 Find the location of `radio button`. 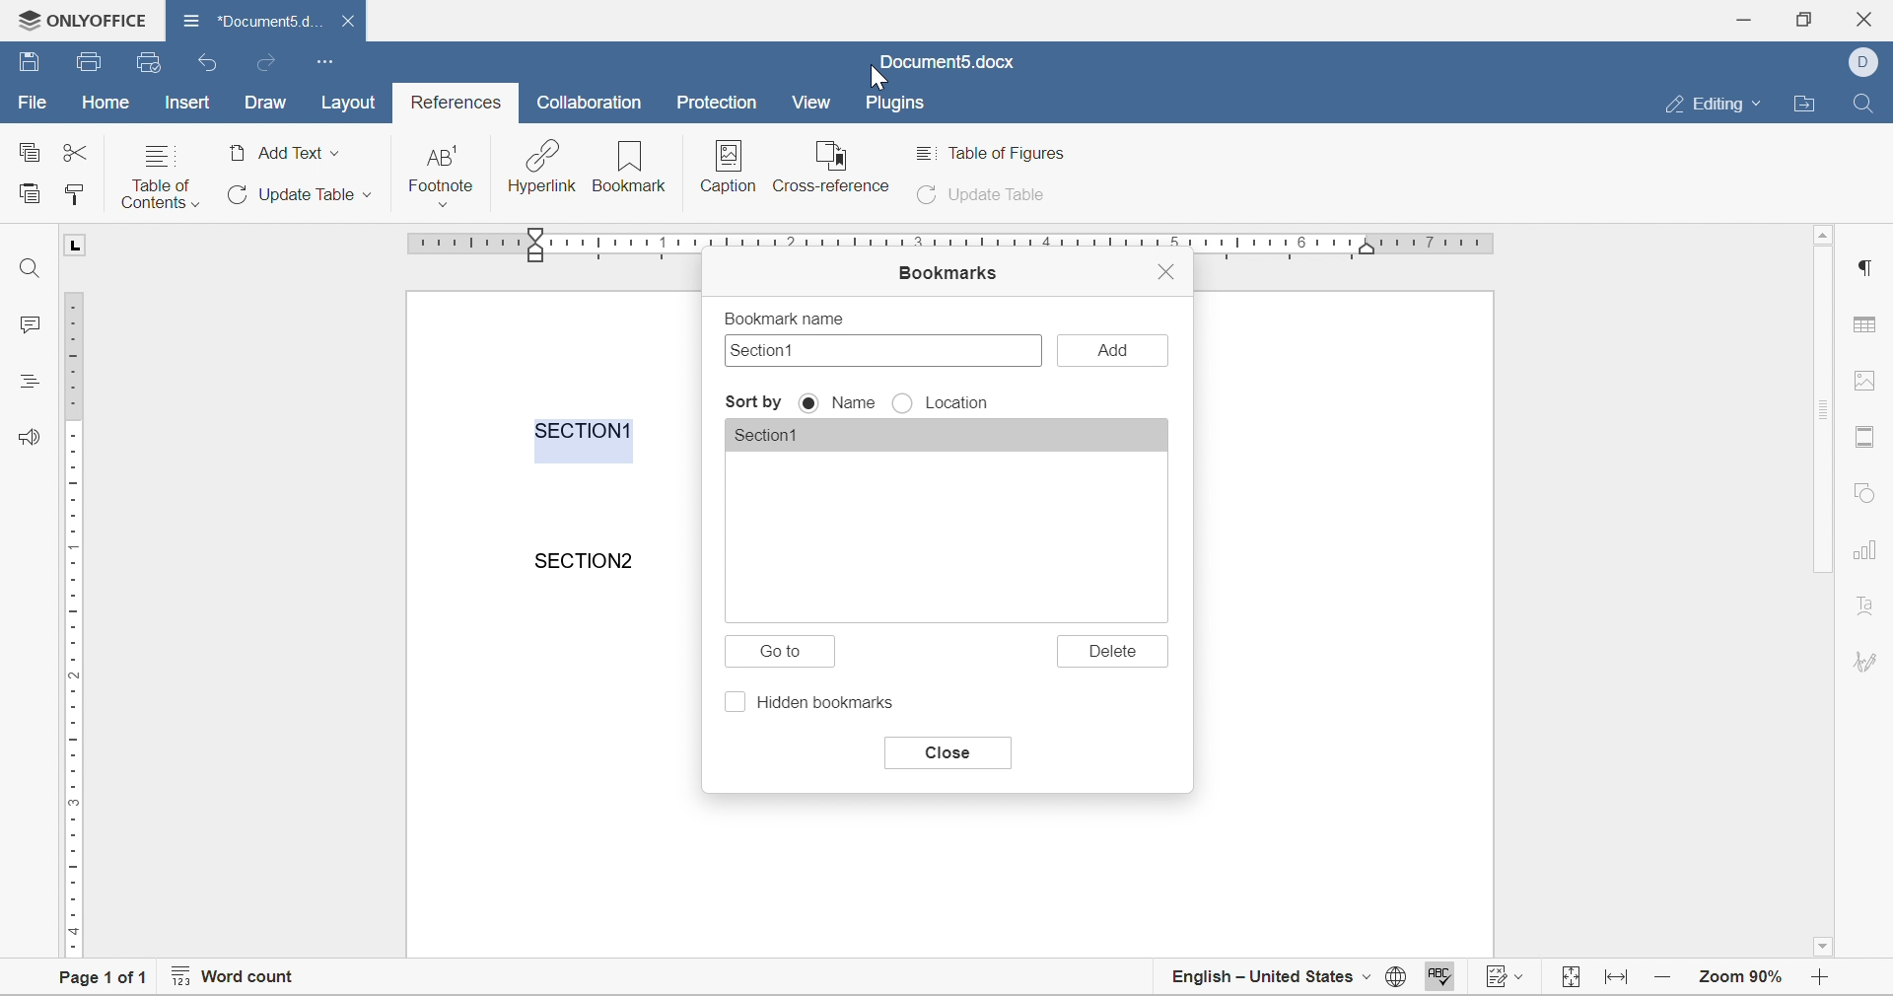

radio button is located at coordinates (904, 404).